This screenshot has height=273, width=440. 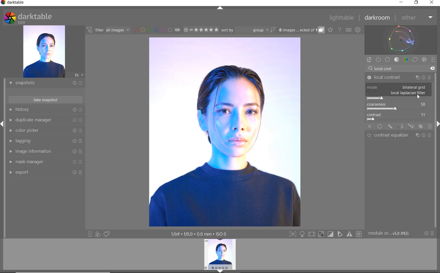 What do you see at coordinates (293, 235) in the screenshot?
I see `Button` at bounding box center [293, 235].